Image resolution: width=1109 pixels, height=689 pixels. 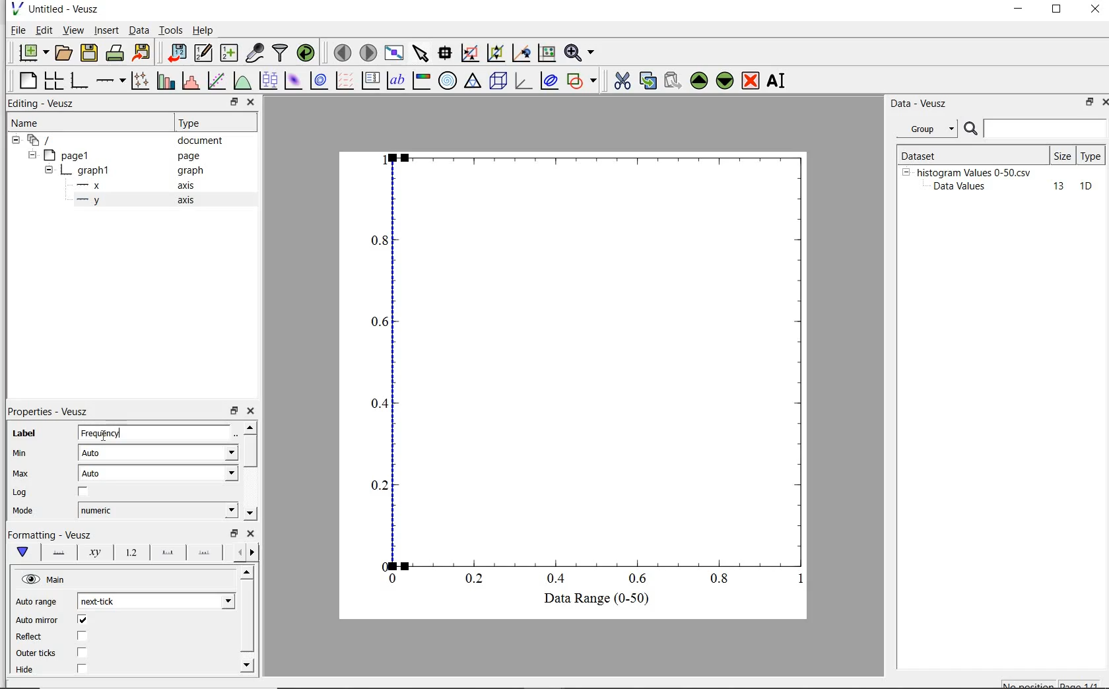 I want to click on previous options, so click(x=238, y=552).